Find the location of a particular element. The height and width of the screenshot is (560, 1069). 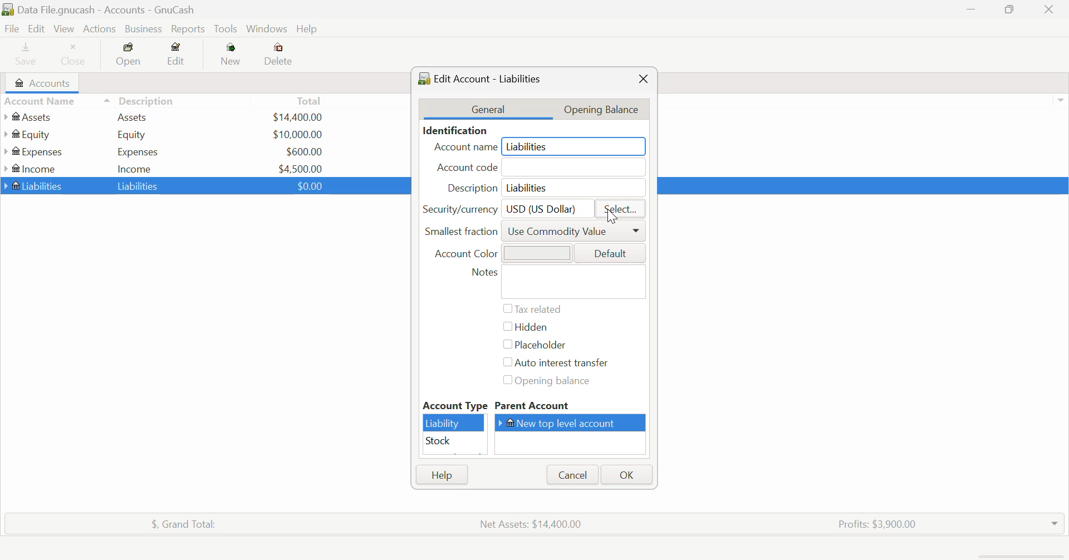

Tax related checkbox is located at coordinates (532, 309).